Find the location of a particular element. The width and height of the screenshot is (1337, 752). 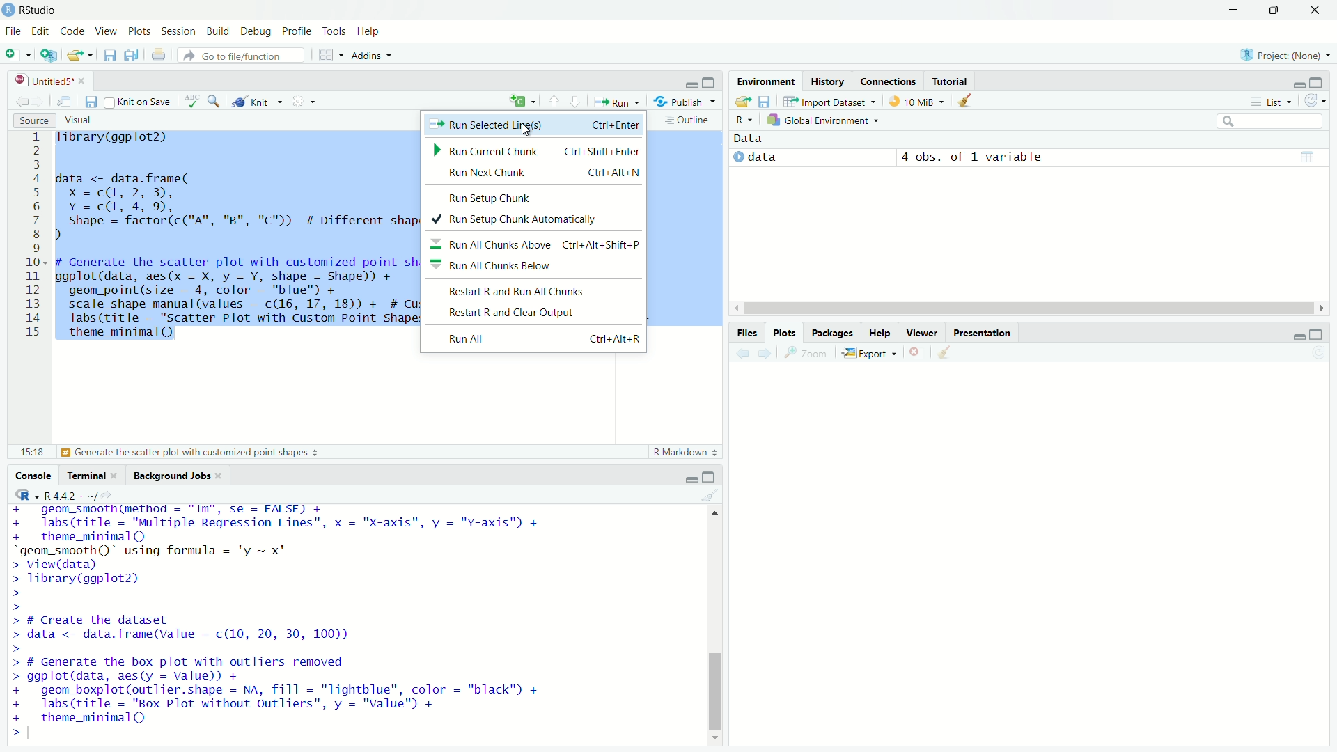

+ geom_smoothime€thod = "Im", se = FALSE) +
+ labs(title = "Multiple Regression Lines", x = "X-axis", y = "Y-axis") +
+  theme_minimal(Q)

“geom_smooth()" using formula = 'y ~ x"

> View(data)

> Tibrary(ggplot2)

>

>

> # Create the dataset

> data <- data.frame(value = c(10, 20, 30, 100))

>

> # Generate the box plot with outliers removed

> ggplot(data, aes(y = value)) +

+ geom_boxplot(outlier.shape = NA, fill = "Tightblue", color = "black" +
+ labs(title = "Box Plot without Outliers”, y = "value") +

+  theme_minimal (QQ

> is located at coordinates (283, 622).